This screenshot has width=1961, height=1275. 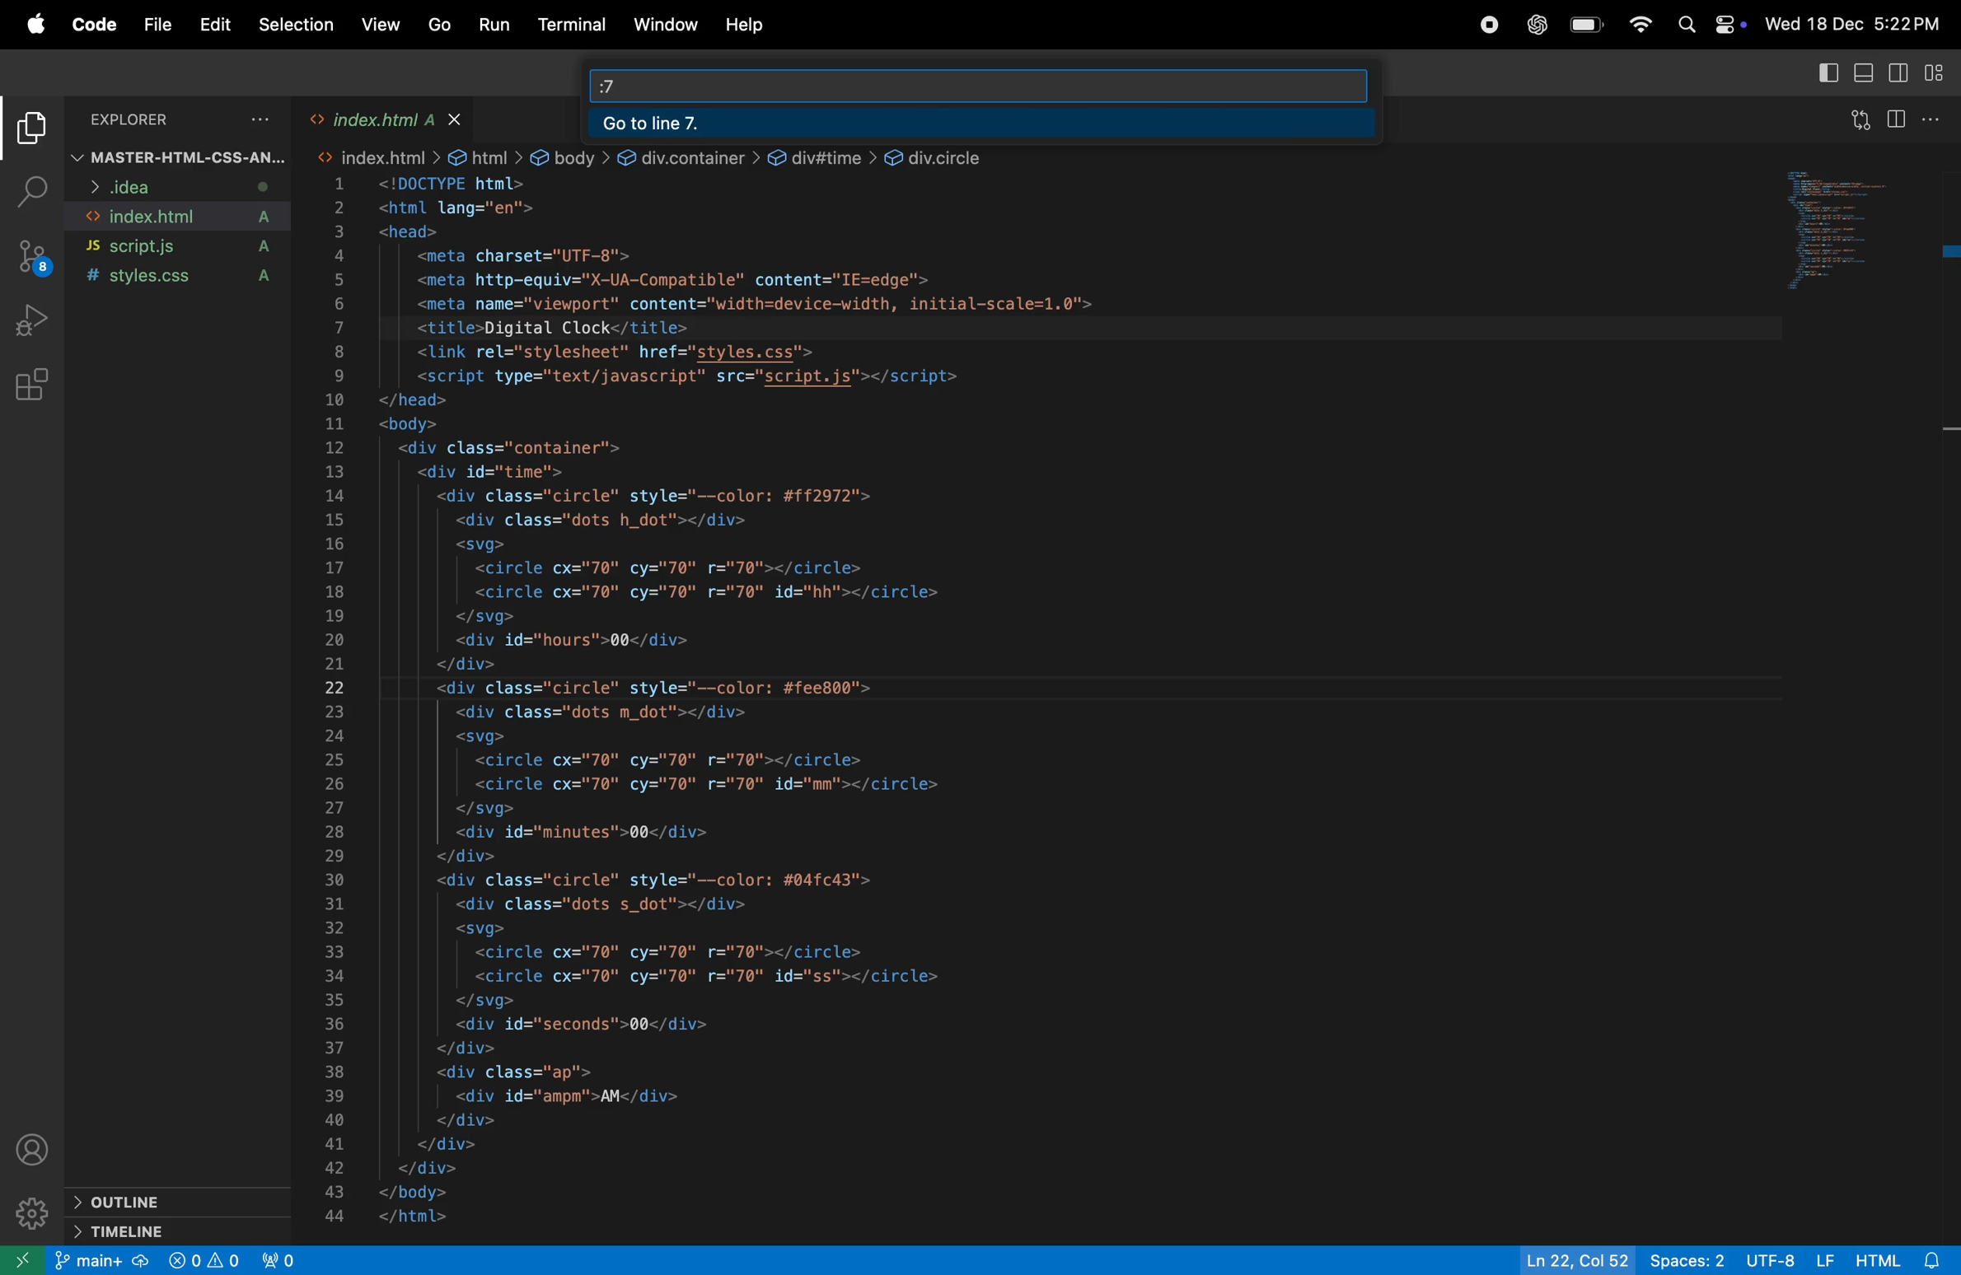 What do you see at coordinates (381, 155) in the screenshot?
I see `link` at bounding box center [381, 155].